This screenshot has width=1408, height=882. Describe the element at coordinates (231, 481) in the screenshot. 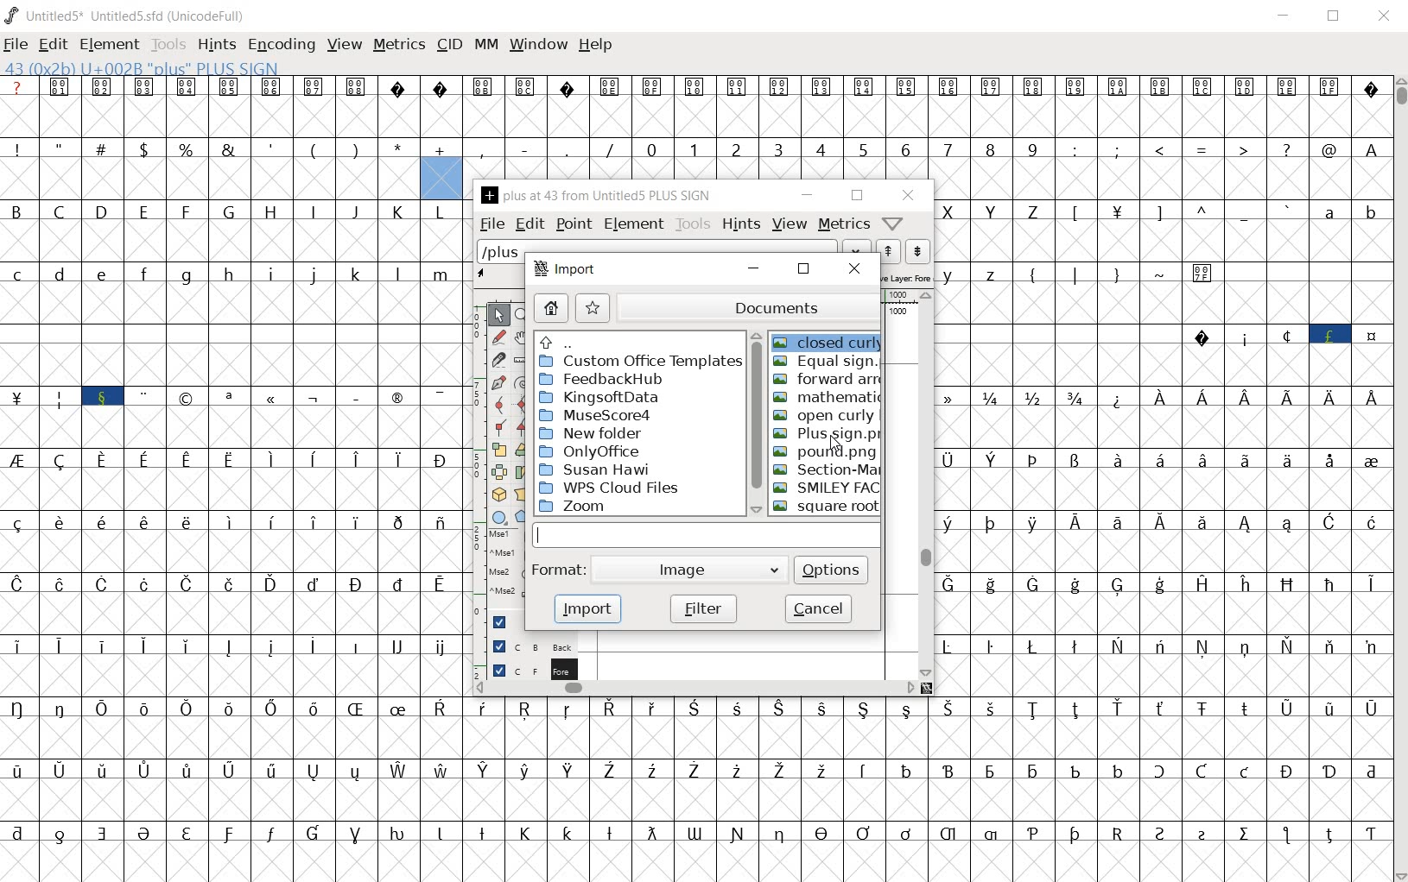

I see `` at that location.